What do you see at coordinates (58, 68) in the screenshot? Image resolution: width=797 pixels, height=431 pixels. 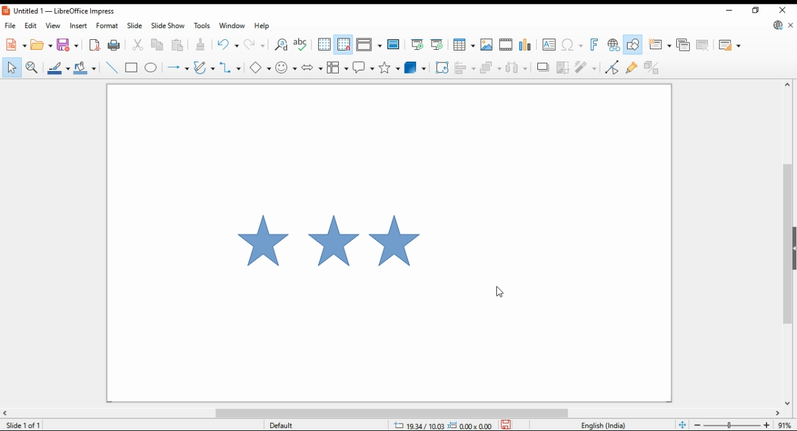 I see `line color` at bounding box center [58, 68].